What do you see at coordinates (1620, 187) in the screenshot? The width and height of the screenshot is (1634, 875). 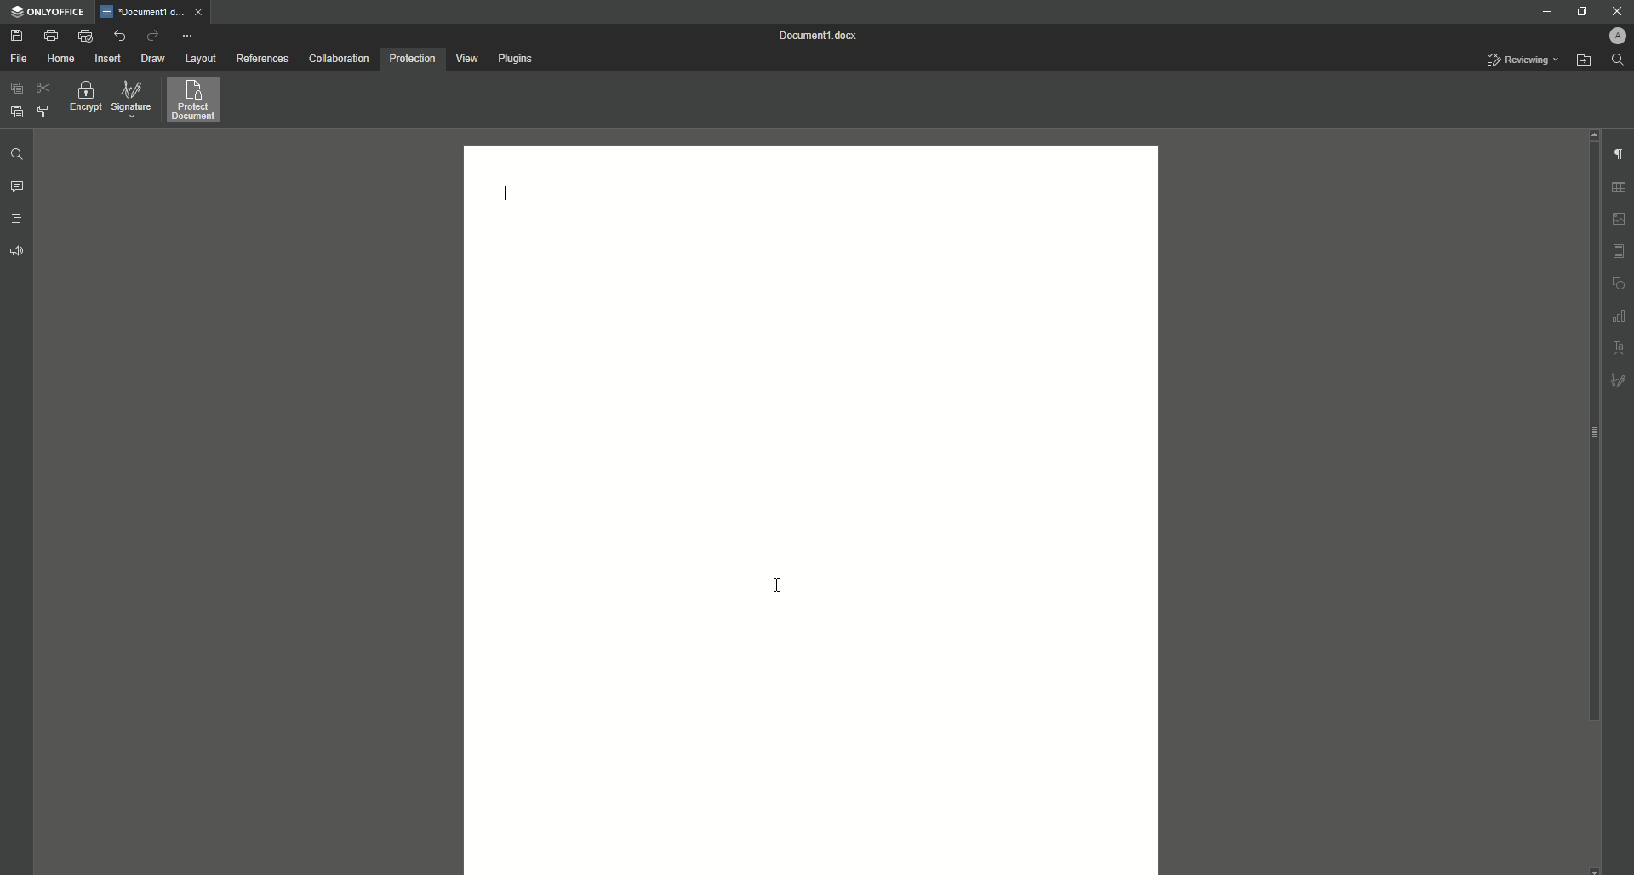 I see `Table Settings` at bounding box center [1620, 187].